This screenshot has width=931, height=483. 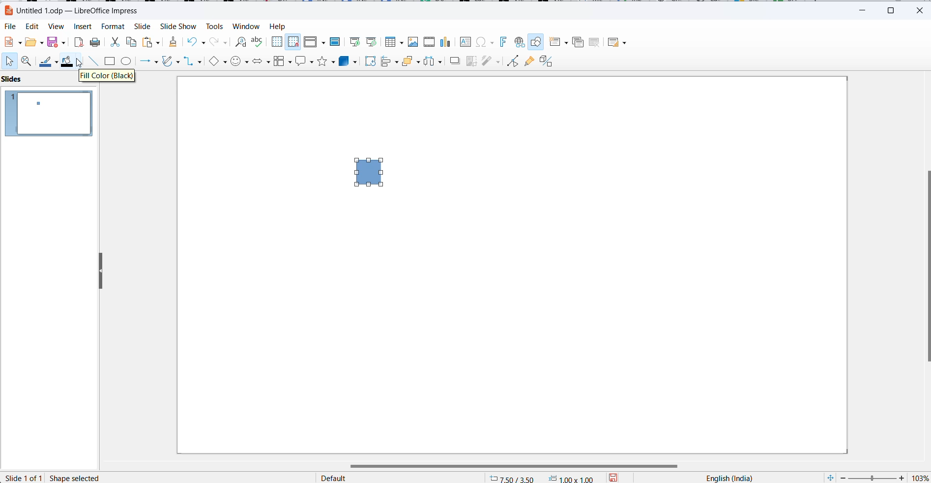 I want to click on connectors, so click(x=193, y=62).